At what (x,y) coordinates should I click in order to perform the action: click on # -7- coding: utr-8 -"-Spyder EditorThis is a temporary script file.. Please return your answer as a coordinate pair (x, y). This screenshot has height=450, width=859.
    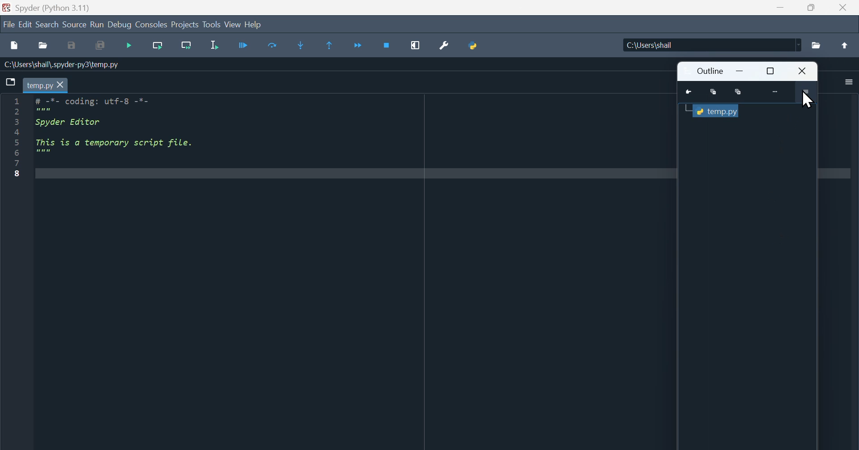
    Looking at the image, I should click on (129, 131).